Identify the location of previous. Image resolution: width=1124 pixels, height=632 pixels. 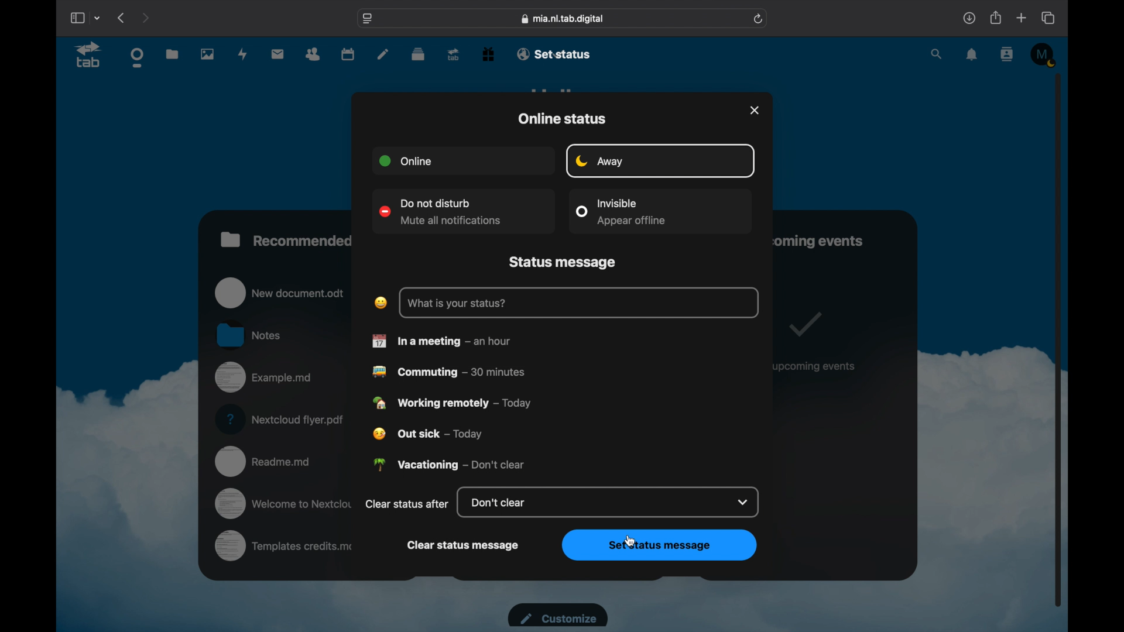
(121, 17).